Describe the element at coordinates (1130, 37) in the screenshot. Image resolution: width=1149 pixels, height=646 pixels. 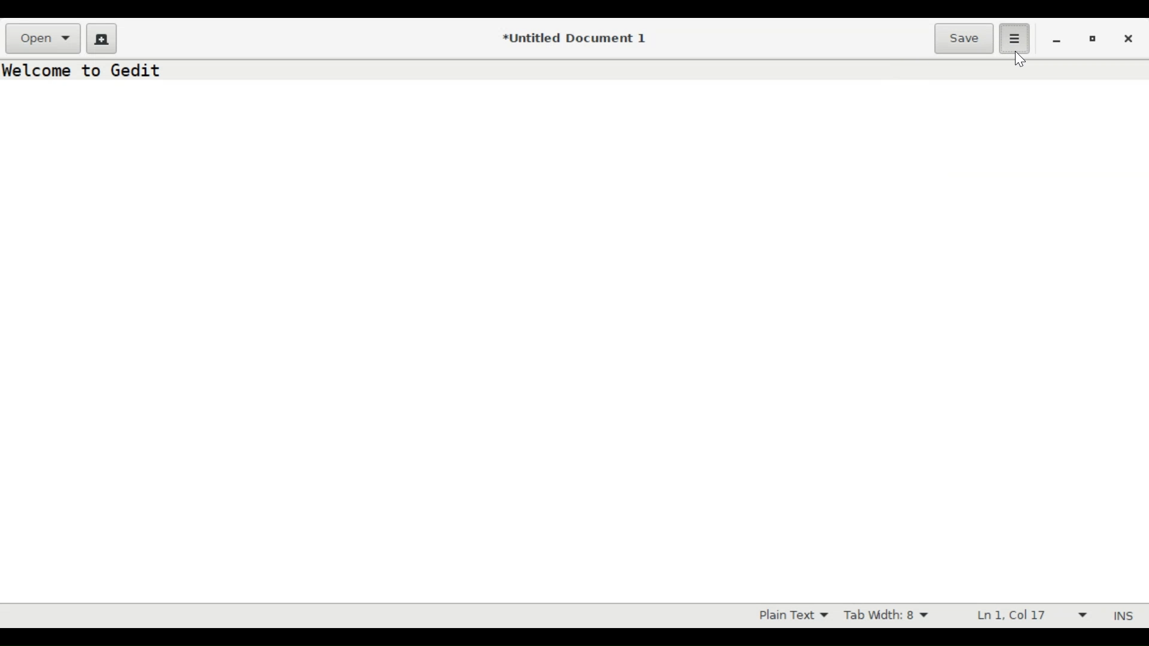
I see `Close` at that location.